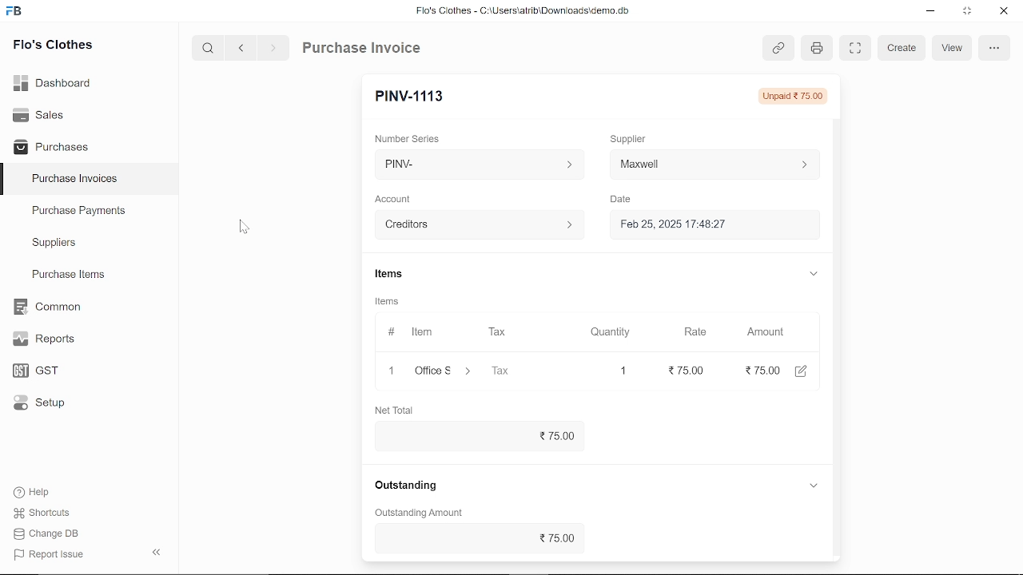 This screenshot has width=1023, height=575. I want to click on ‘Outstanding Amount, so click(414, 514).